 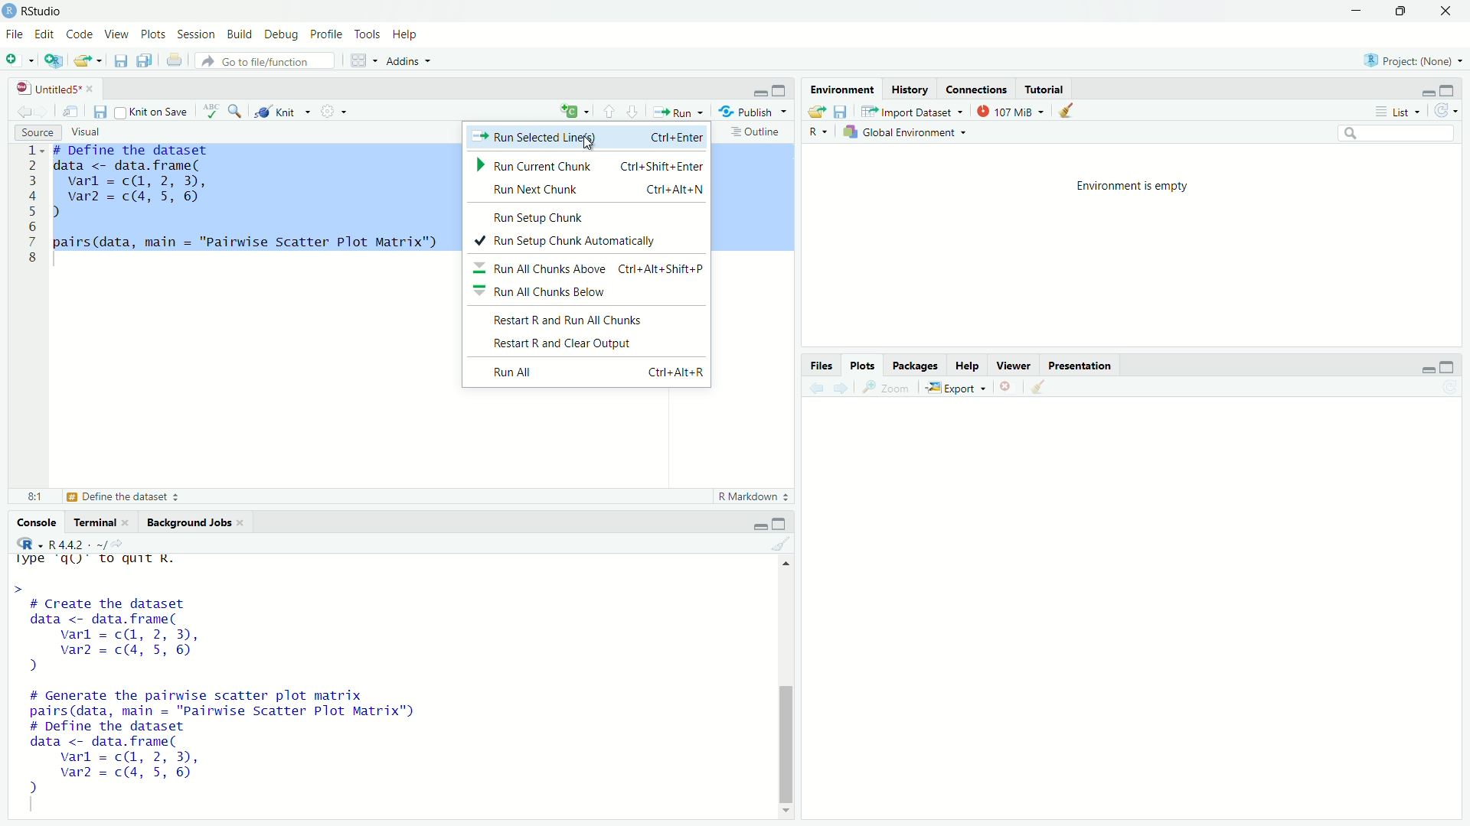 I want to click on 8:1, so click(x=36, y=496).